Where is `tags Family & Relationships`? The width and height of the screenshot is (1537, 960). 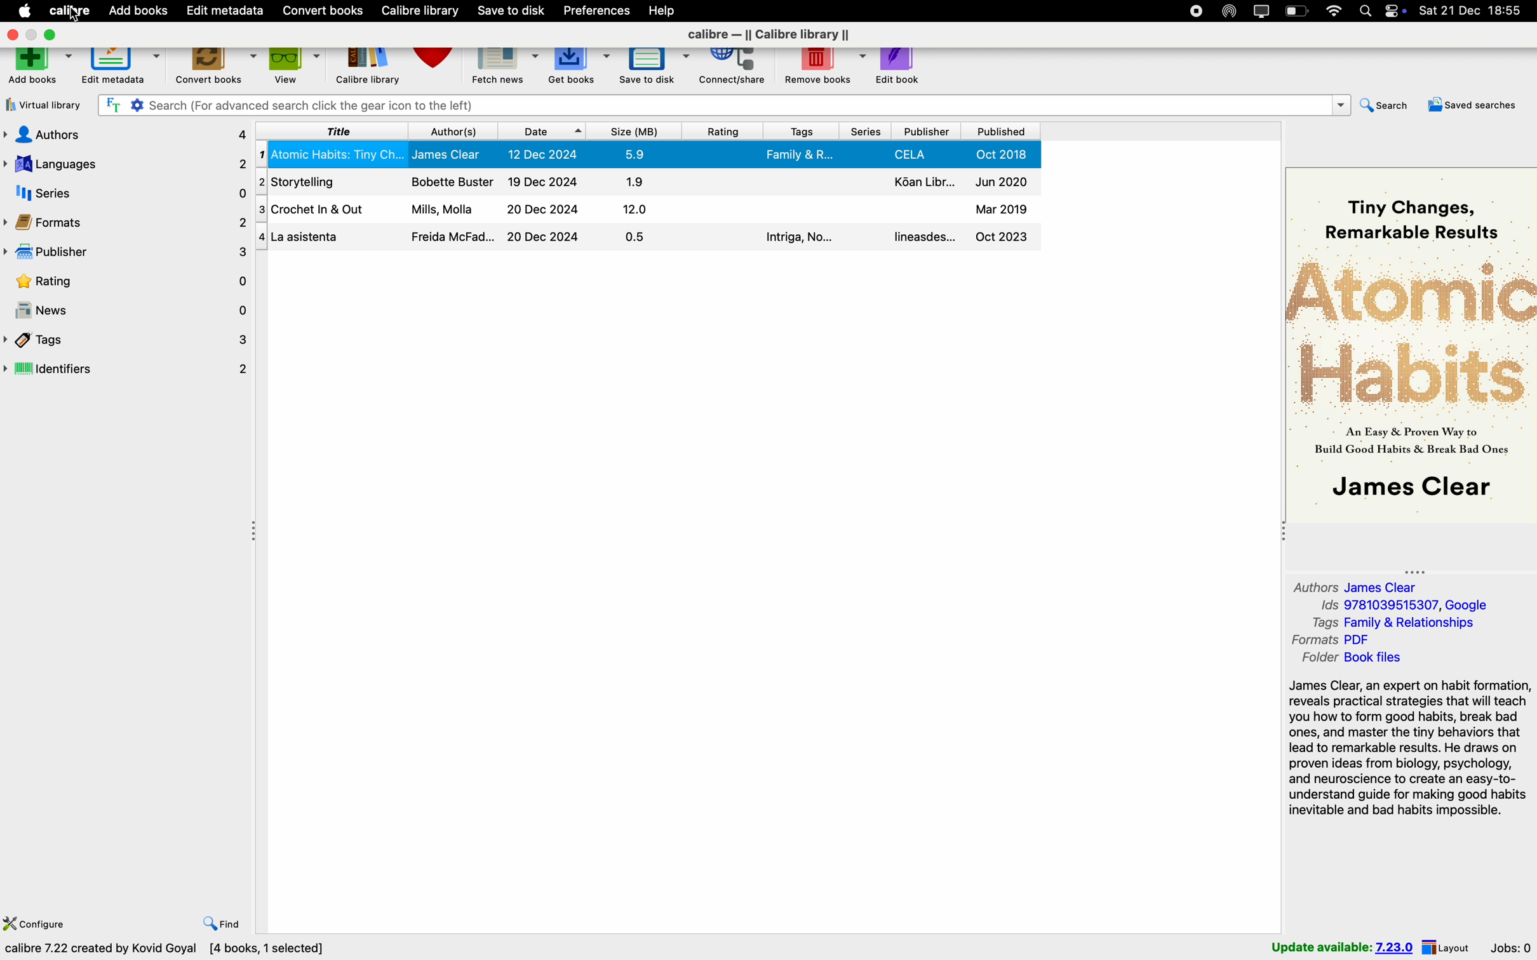
tags Family & Relationships is located at coordinates (1400, 623).